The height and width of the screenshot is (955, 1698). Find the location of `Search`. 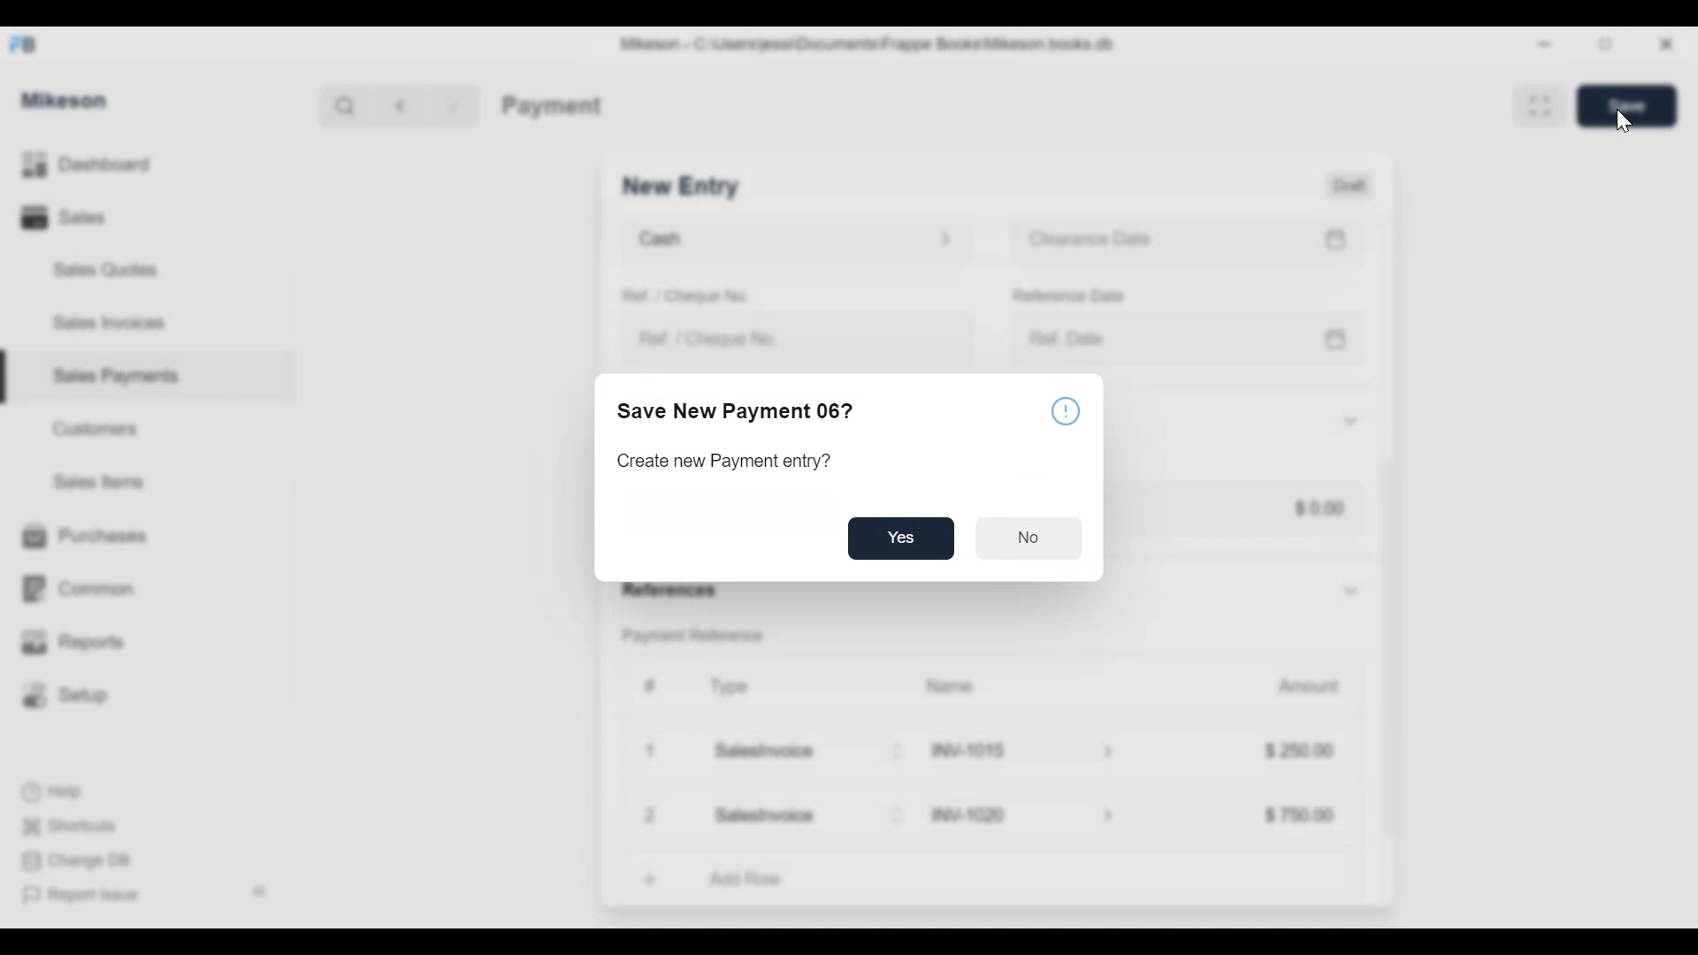

Search is located at coordinates (340, 104).